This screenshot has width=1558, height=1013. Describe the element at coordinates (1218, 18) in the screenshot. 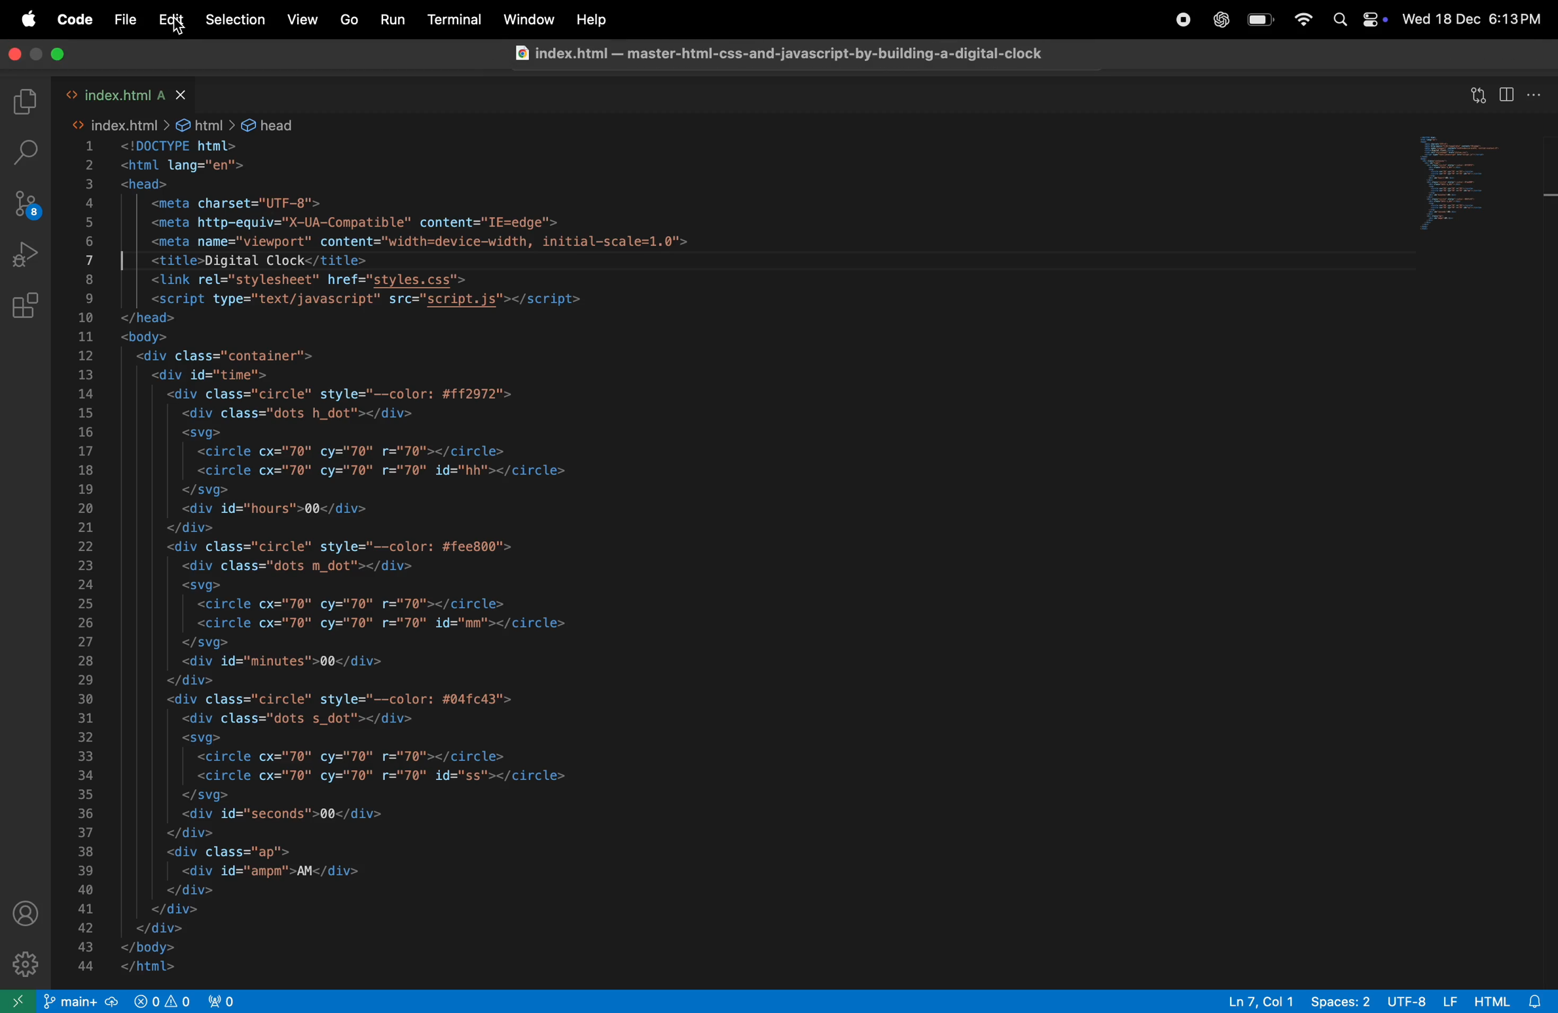

I see `chat gpt` at that location.